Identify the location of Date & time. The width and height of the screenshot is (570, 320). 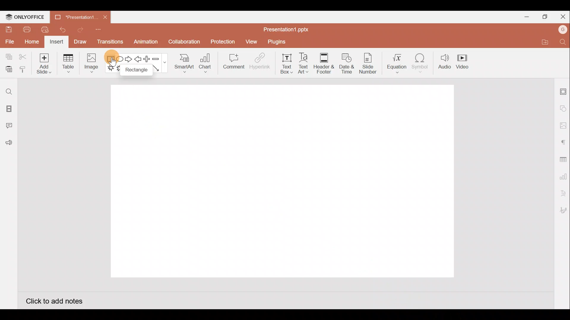
(347, 63).